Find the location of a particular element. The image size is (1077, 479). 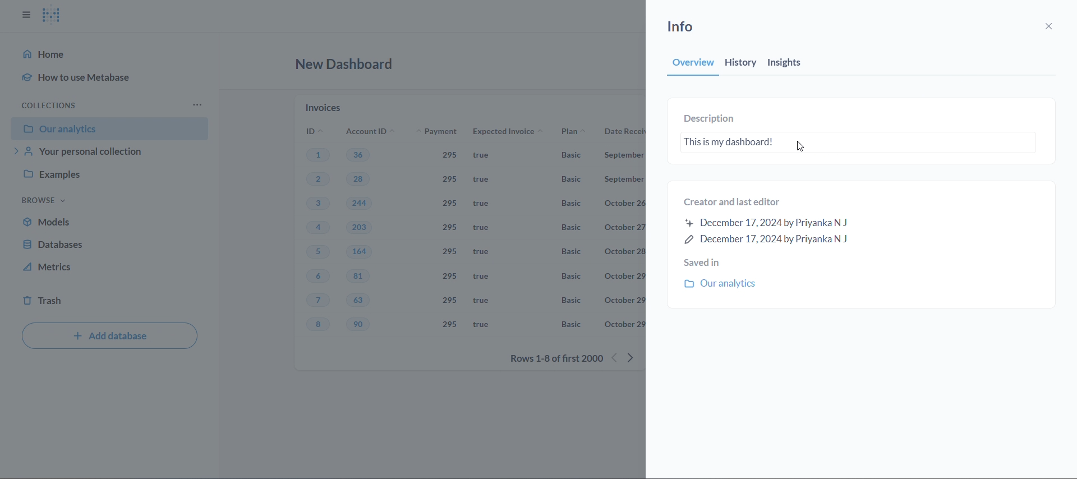

September is located at coordinates (625, 179).